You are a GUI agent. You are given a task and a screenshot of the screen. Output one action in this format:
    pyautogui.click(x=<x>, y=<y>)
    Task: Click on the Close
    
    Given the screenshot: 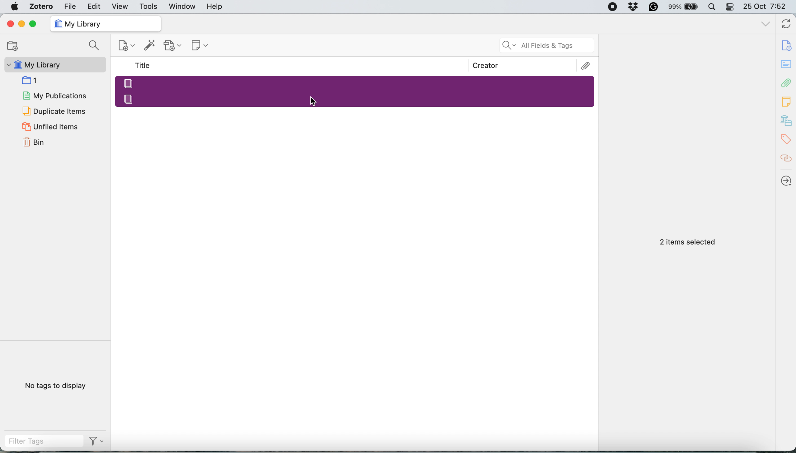 What is the action you would take?
    pyautogui.click(x=10, y=24)
    